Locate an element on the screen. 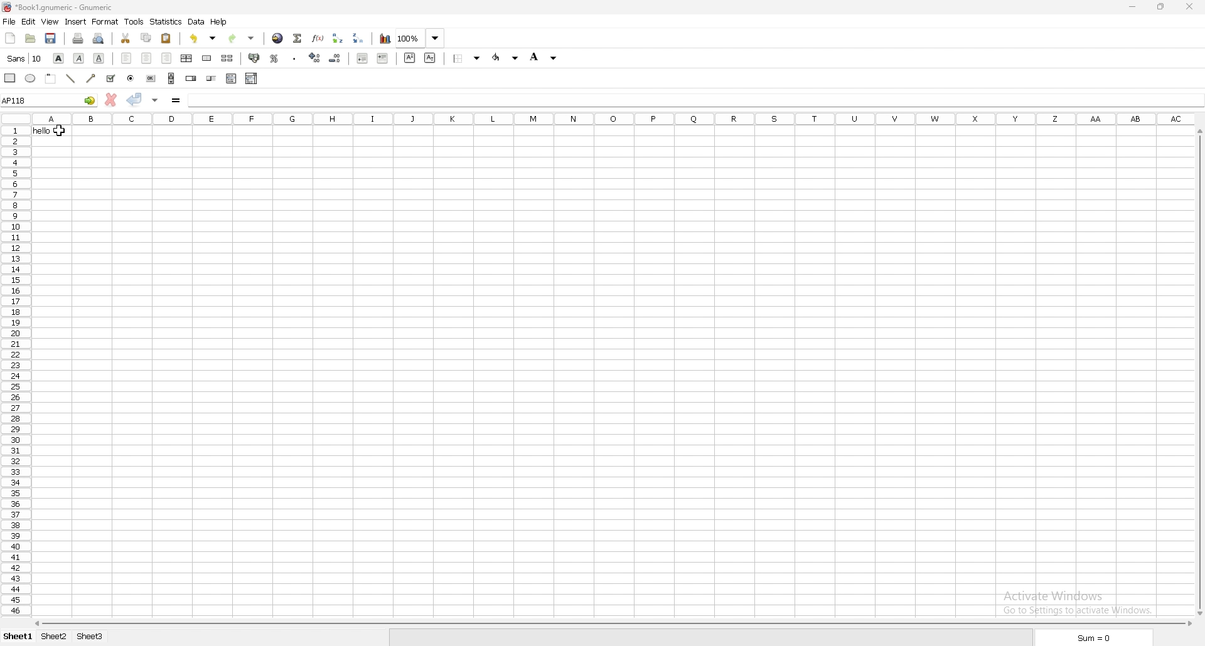 The width and height of the screenshot is (1205, 646). print preview is located at coordinates (99, 39).